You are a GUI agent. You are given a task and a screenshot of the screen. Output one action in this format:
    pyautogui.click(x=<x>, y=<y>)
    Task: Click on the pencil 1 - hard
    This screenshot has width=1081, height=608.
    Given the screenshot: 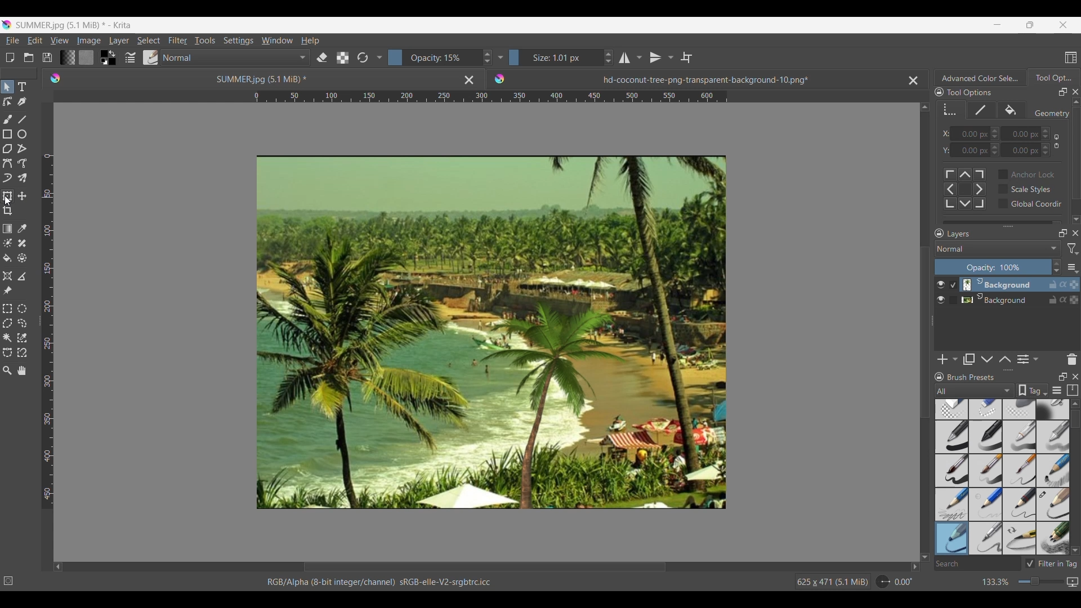 What is the action you would take?
    pyautogui.click(x=986, y=504)
    